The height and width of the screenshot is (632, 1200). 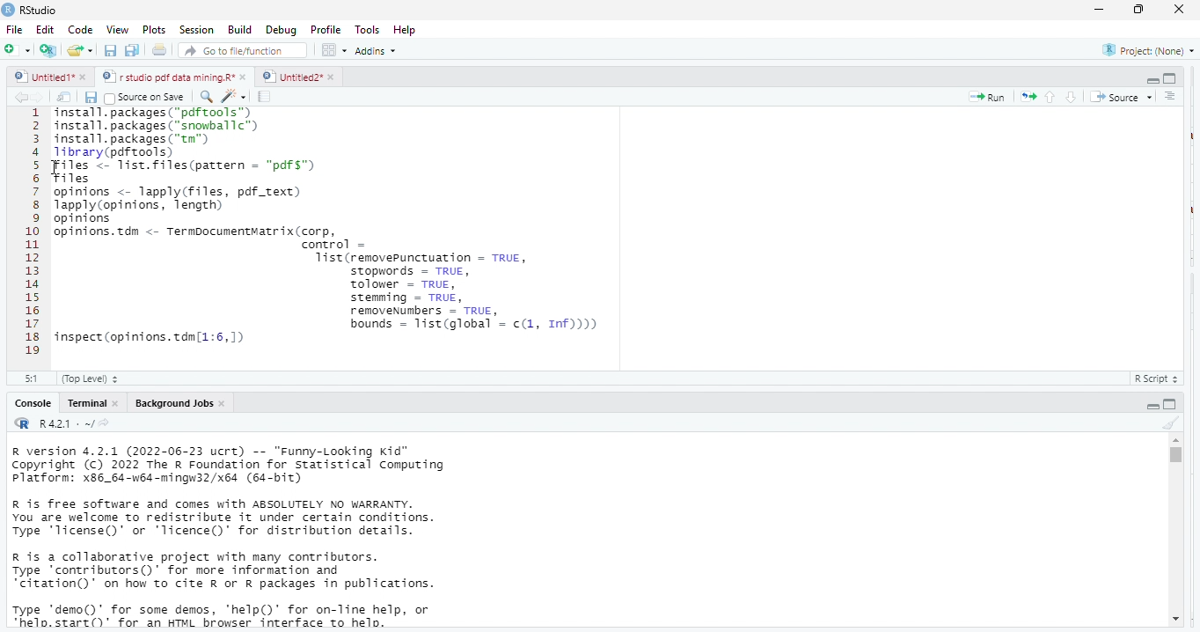 What do you see at coordinates (1170, 421) in the screenshot?
I see `clear console` at bounding box center [1170, 421].